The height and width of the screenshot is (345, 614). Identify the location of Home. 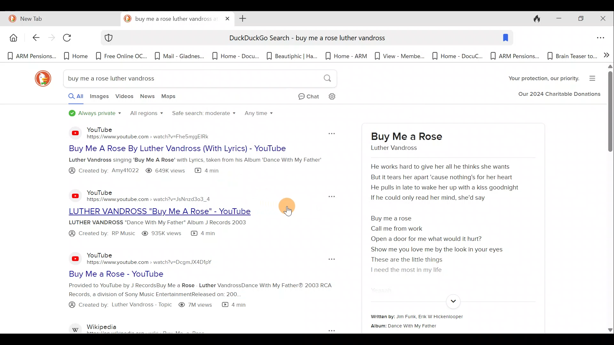
(12, 38).